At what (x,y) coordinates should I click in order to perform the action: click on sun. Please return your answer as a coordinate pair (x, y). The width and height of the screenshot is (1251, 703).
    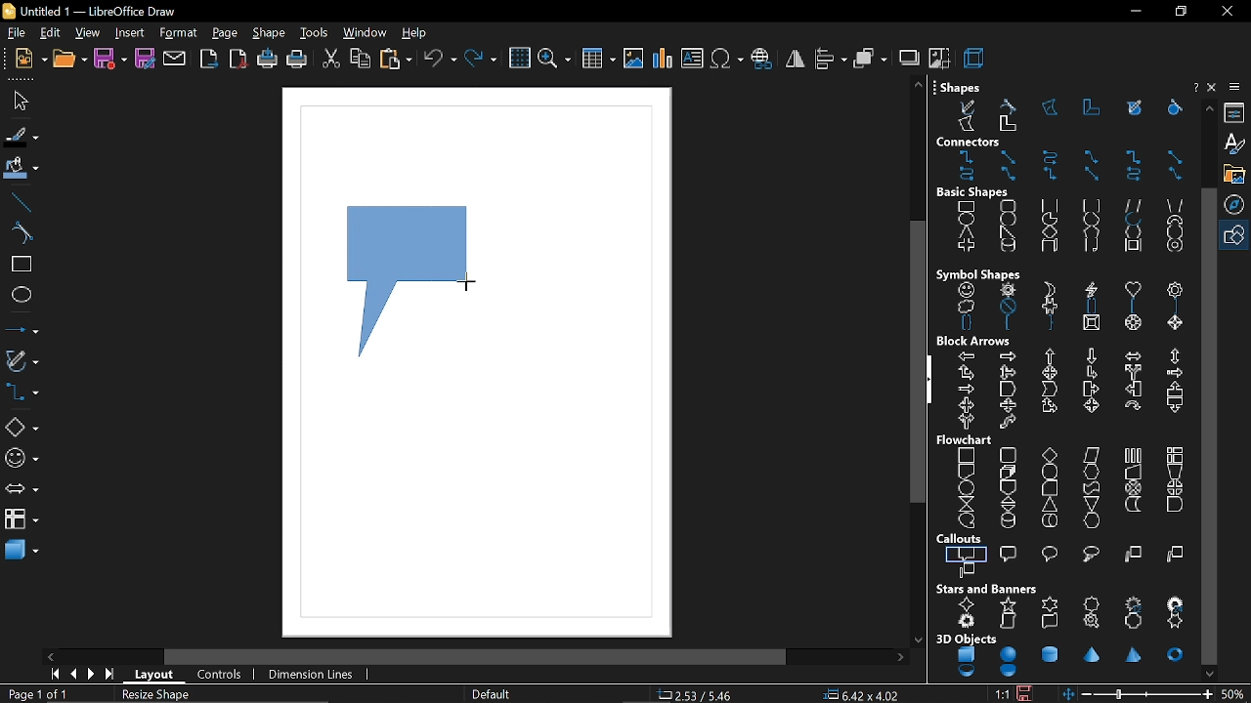
    Looking at the image, I should click on (1009, 290).